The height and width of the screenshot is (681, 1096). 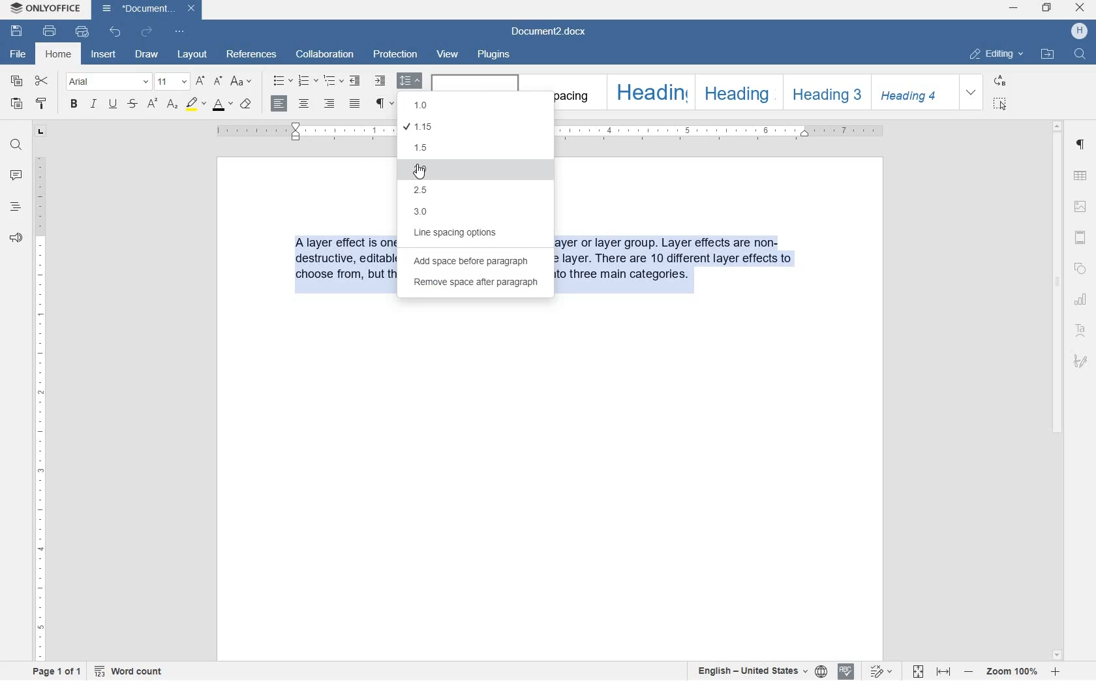 What do you see at coordinates (358, 80) in the screenshot?
I see `decrease indent` at bounding box center [358, 80].